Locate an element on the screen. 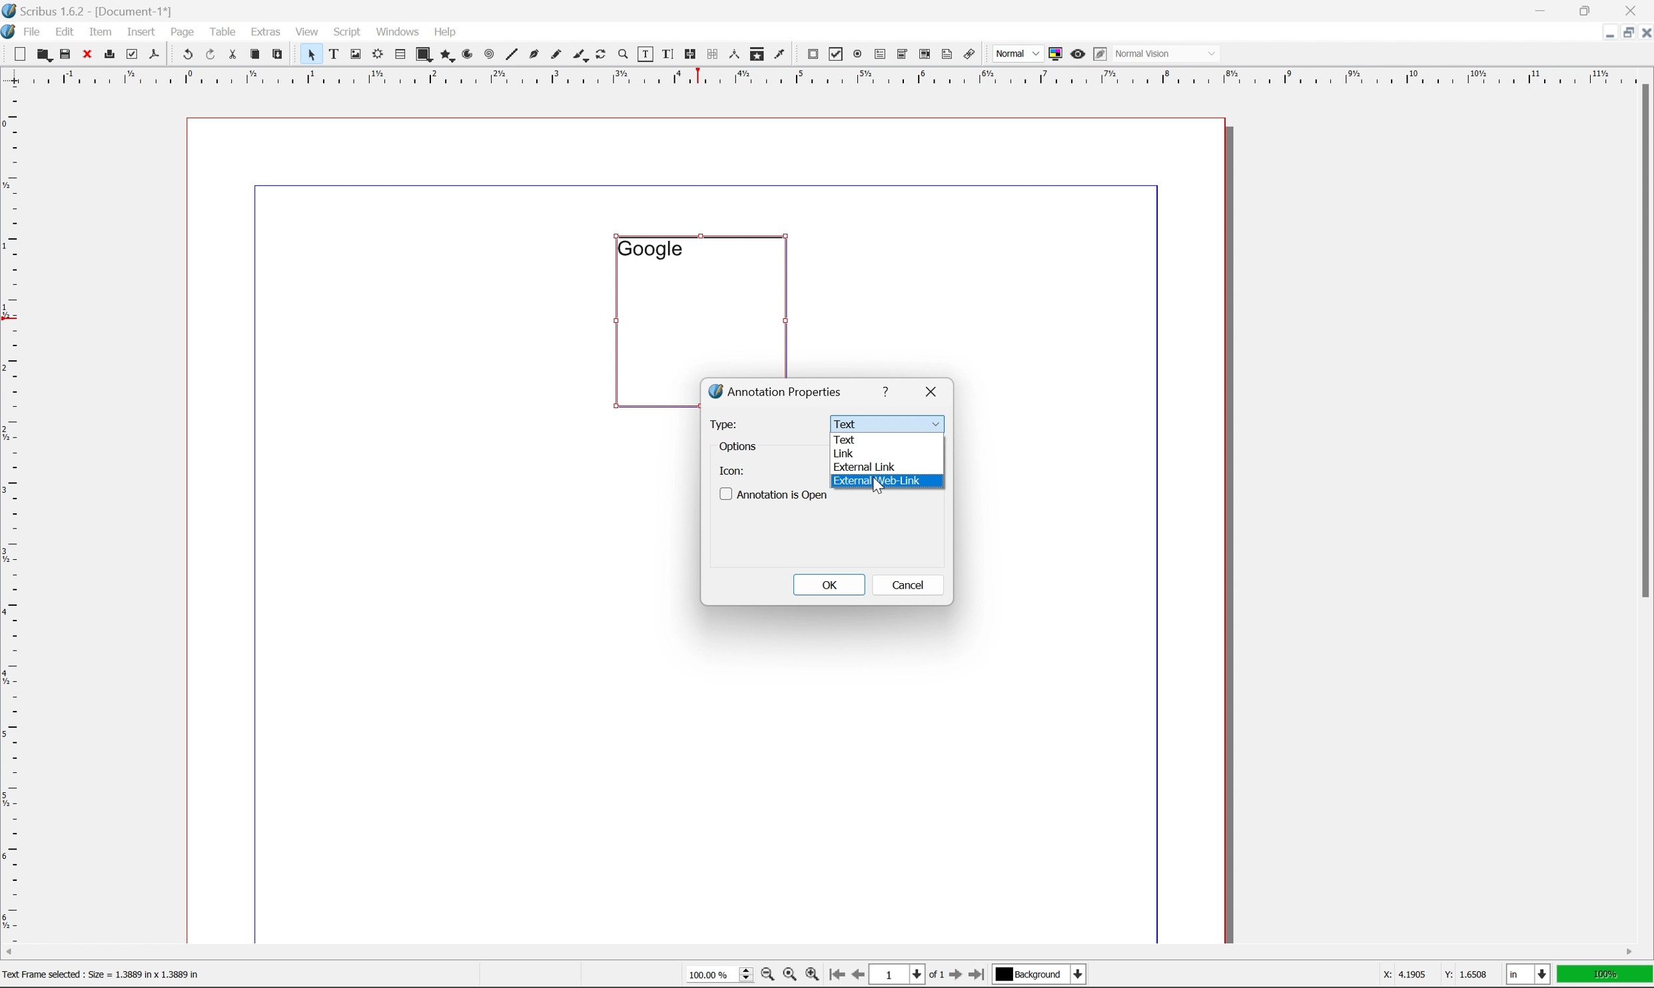 The width and height of the screenshot is (1654, 988). zoom out is located at coordinates (764, 977).